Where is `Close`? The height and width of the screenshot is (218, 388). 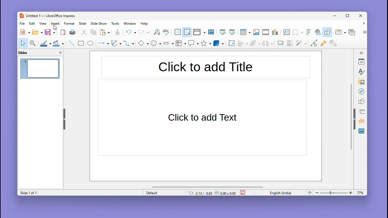
Close is located at coordinates (361, 16).